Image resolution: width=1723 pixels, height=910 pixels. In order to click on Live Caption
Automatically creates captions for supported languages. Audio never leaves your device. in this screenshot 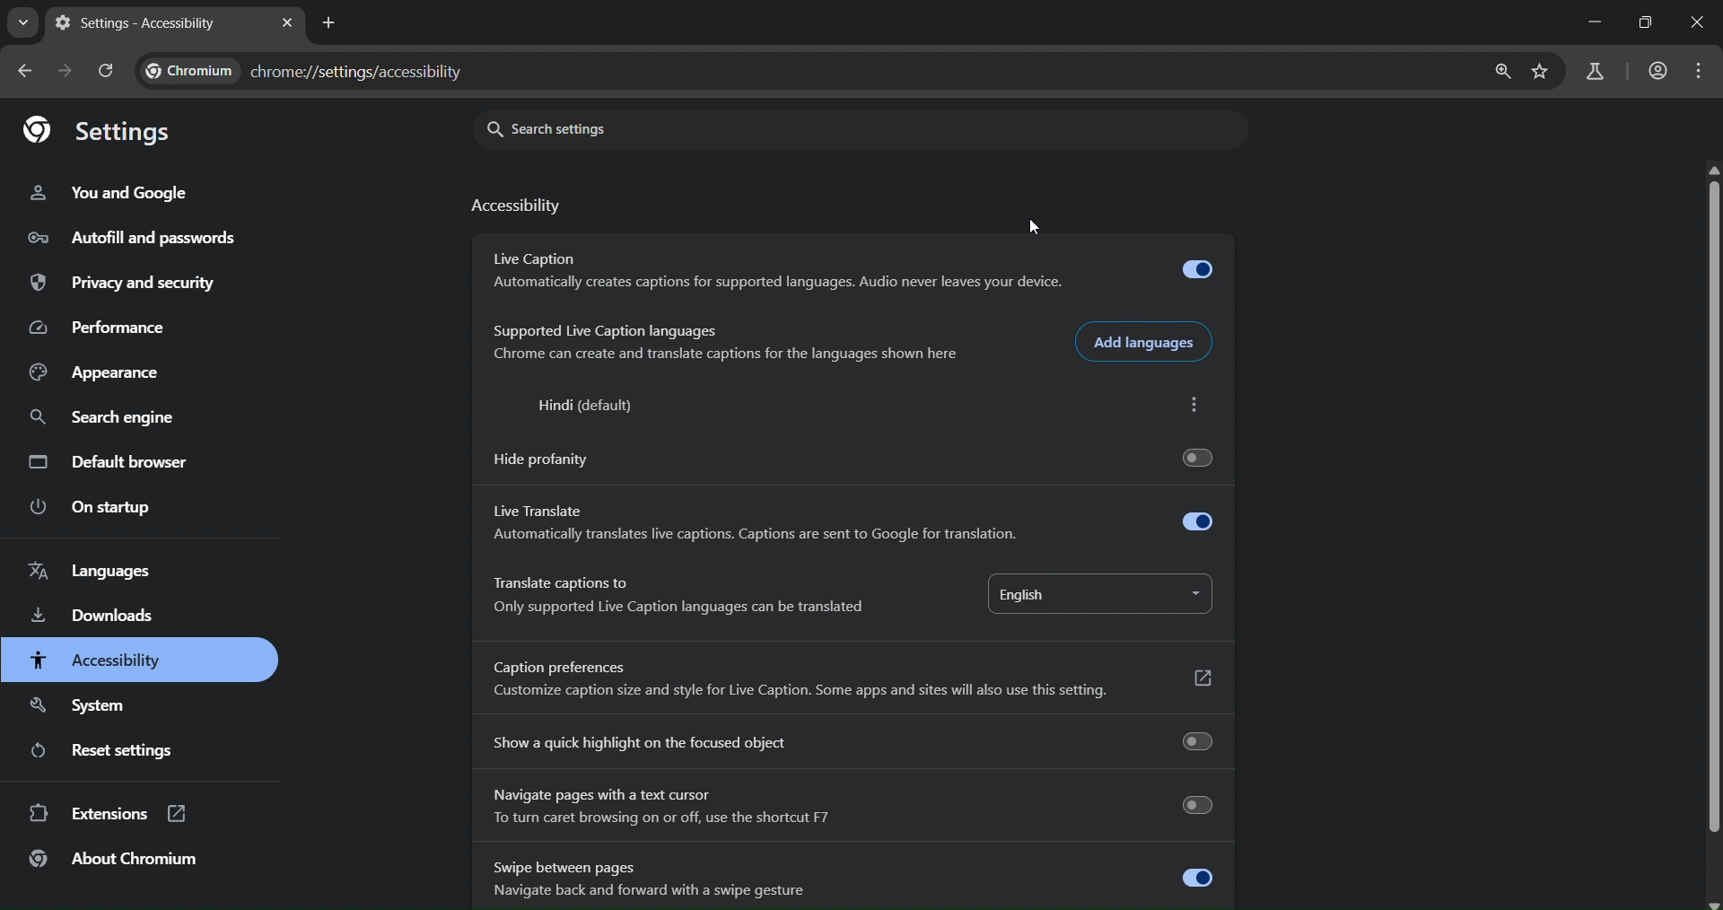, I will do `click(770, 273)`.